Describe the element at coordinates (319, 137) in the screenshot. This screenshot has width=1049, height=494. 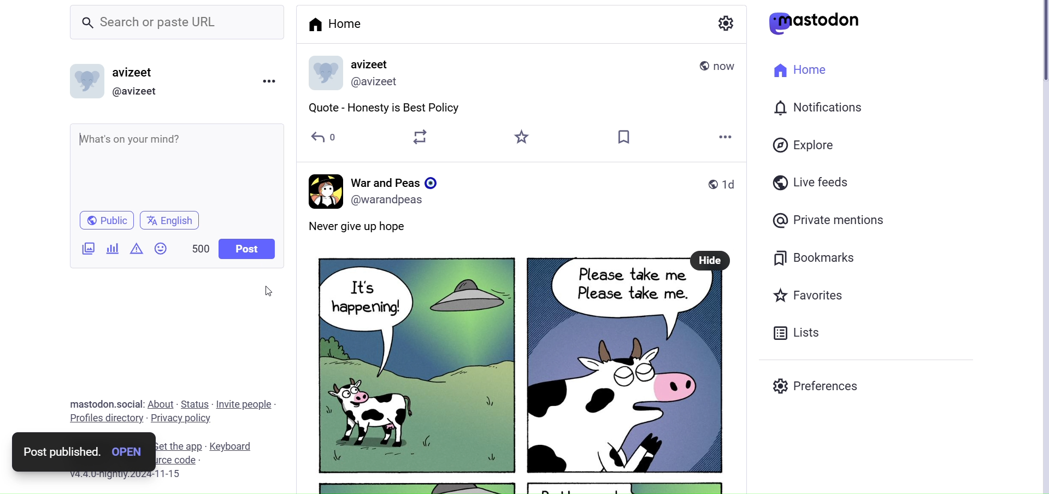
I see `Reply` at that location.